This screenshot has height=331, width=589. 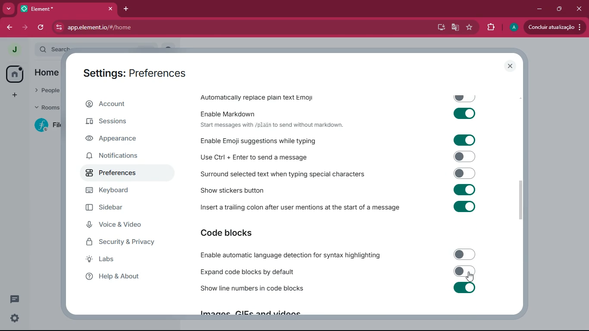 I want to click on minimize, so click(x=539, y=9).